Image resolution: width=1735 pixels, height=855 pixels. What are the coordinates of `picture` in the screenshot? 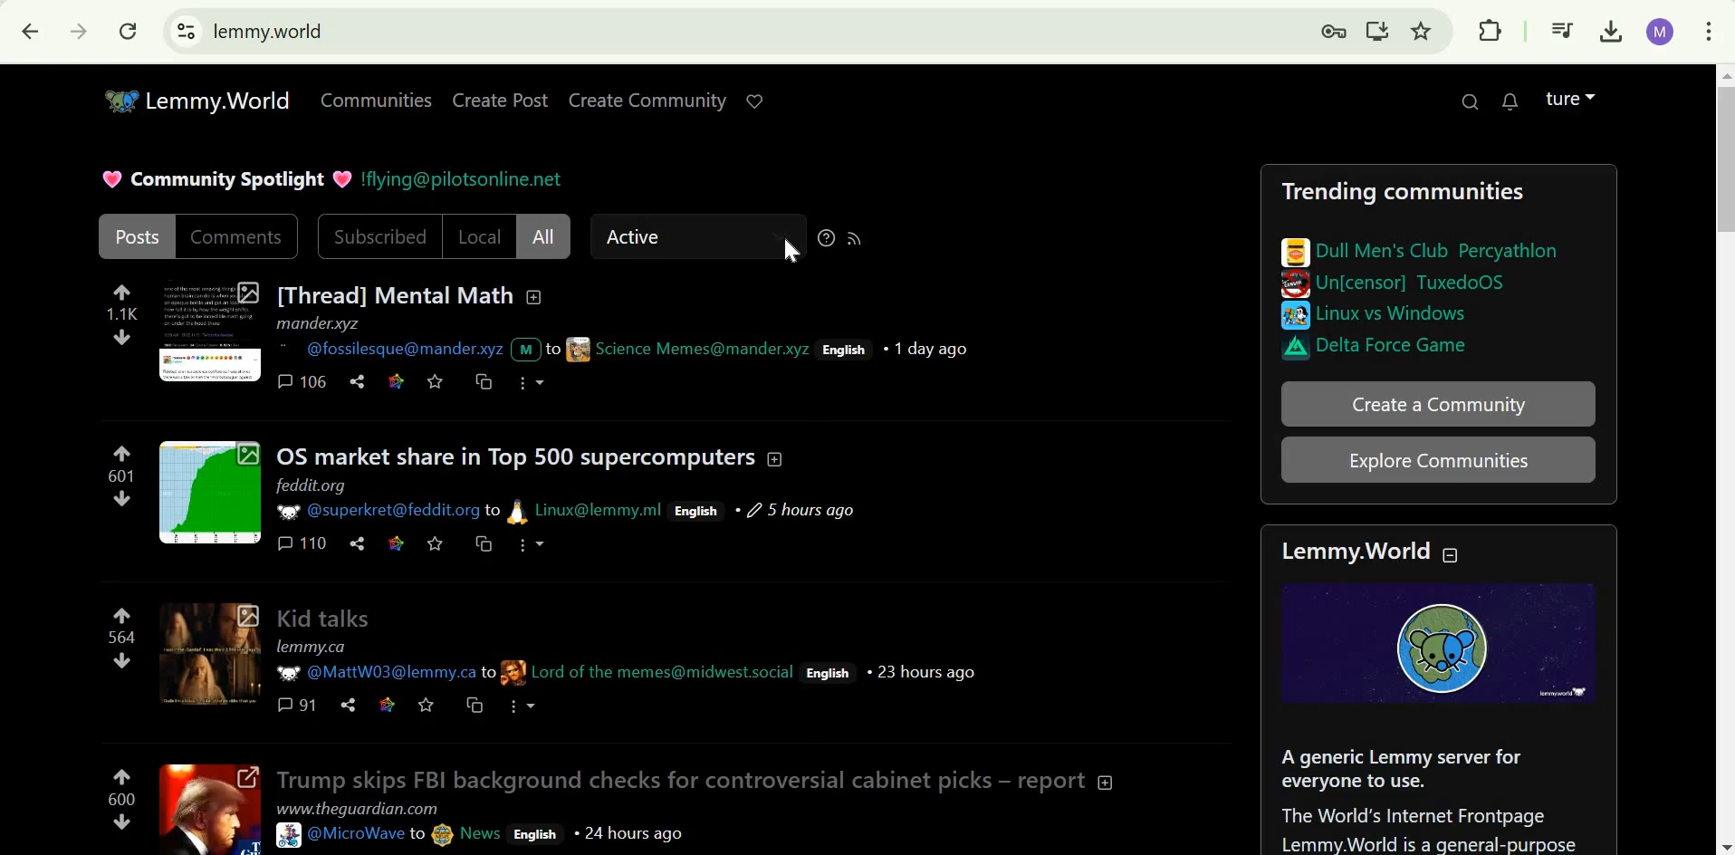 It's located at (442, 833).